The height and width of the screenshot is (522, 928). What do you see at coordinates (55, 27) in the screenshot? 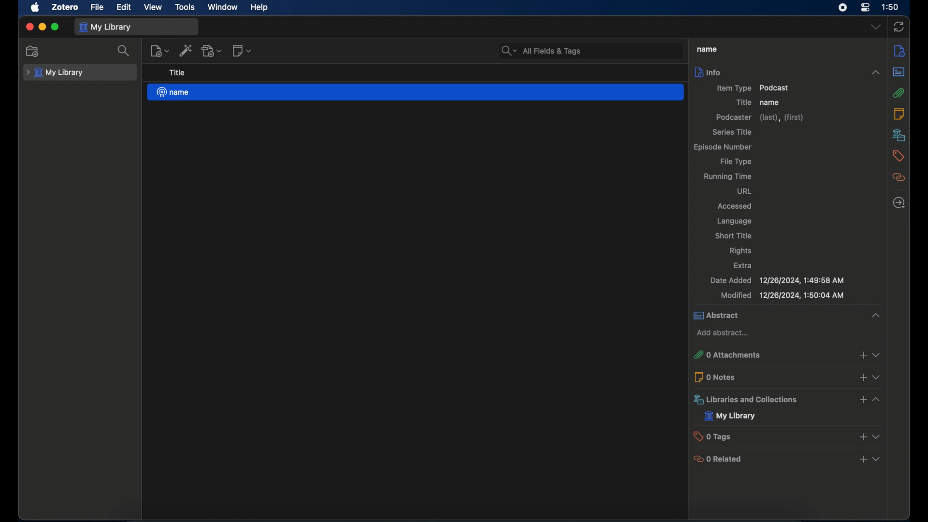
I see `maximize` at bounding box center [55, 27].